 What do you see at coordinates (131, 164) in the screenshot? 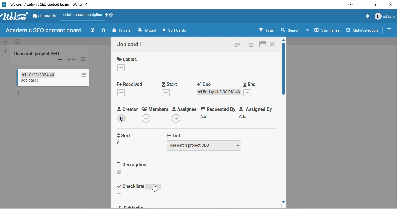
I see `description` at bounding box center [131, 164].